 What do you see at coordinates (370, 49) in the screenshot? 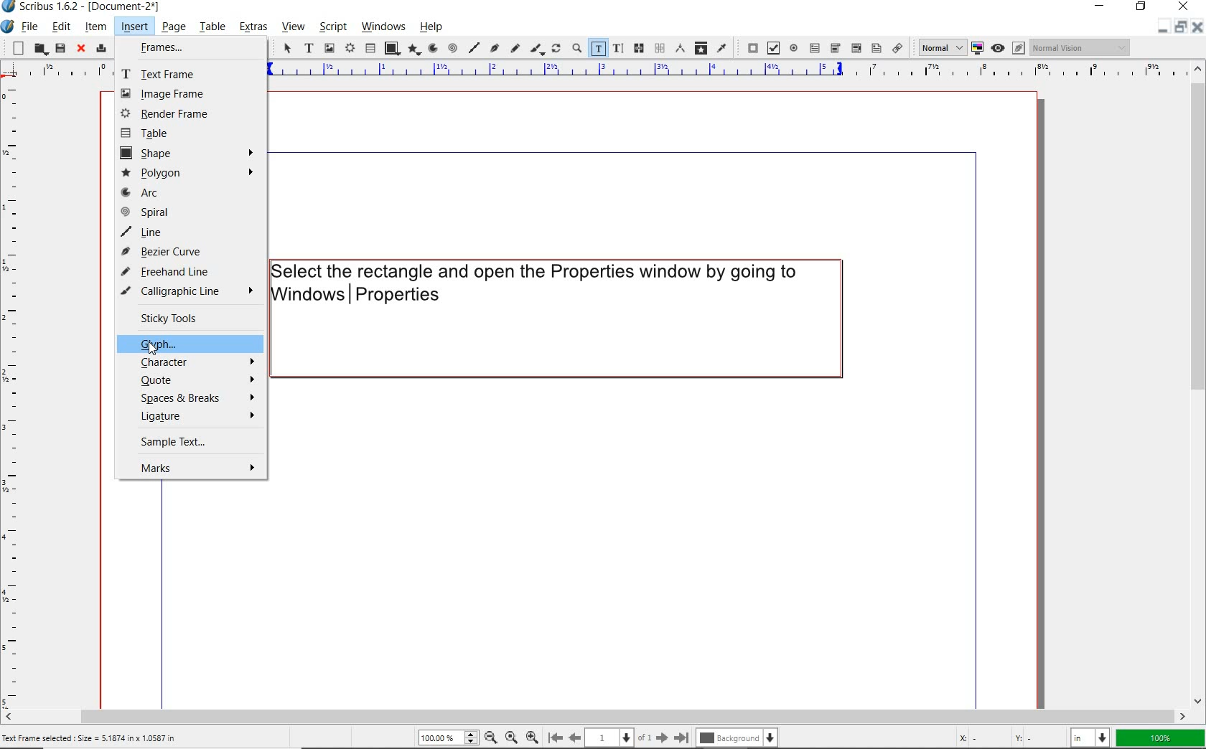
I see `table` at bounding box center [370, 49].